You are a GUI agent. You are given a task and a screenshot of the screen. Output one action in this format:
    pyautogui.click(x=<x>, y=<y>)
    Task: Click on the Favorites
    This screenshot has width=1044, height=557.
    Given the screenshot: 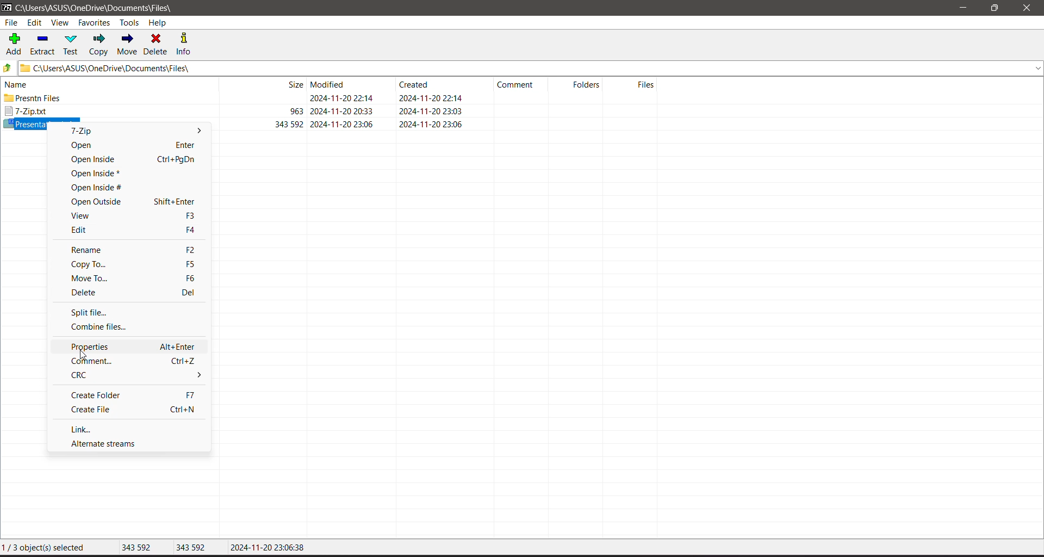 What is the action you would take?
    pyautogui.click(x=95, y=23)
    